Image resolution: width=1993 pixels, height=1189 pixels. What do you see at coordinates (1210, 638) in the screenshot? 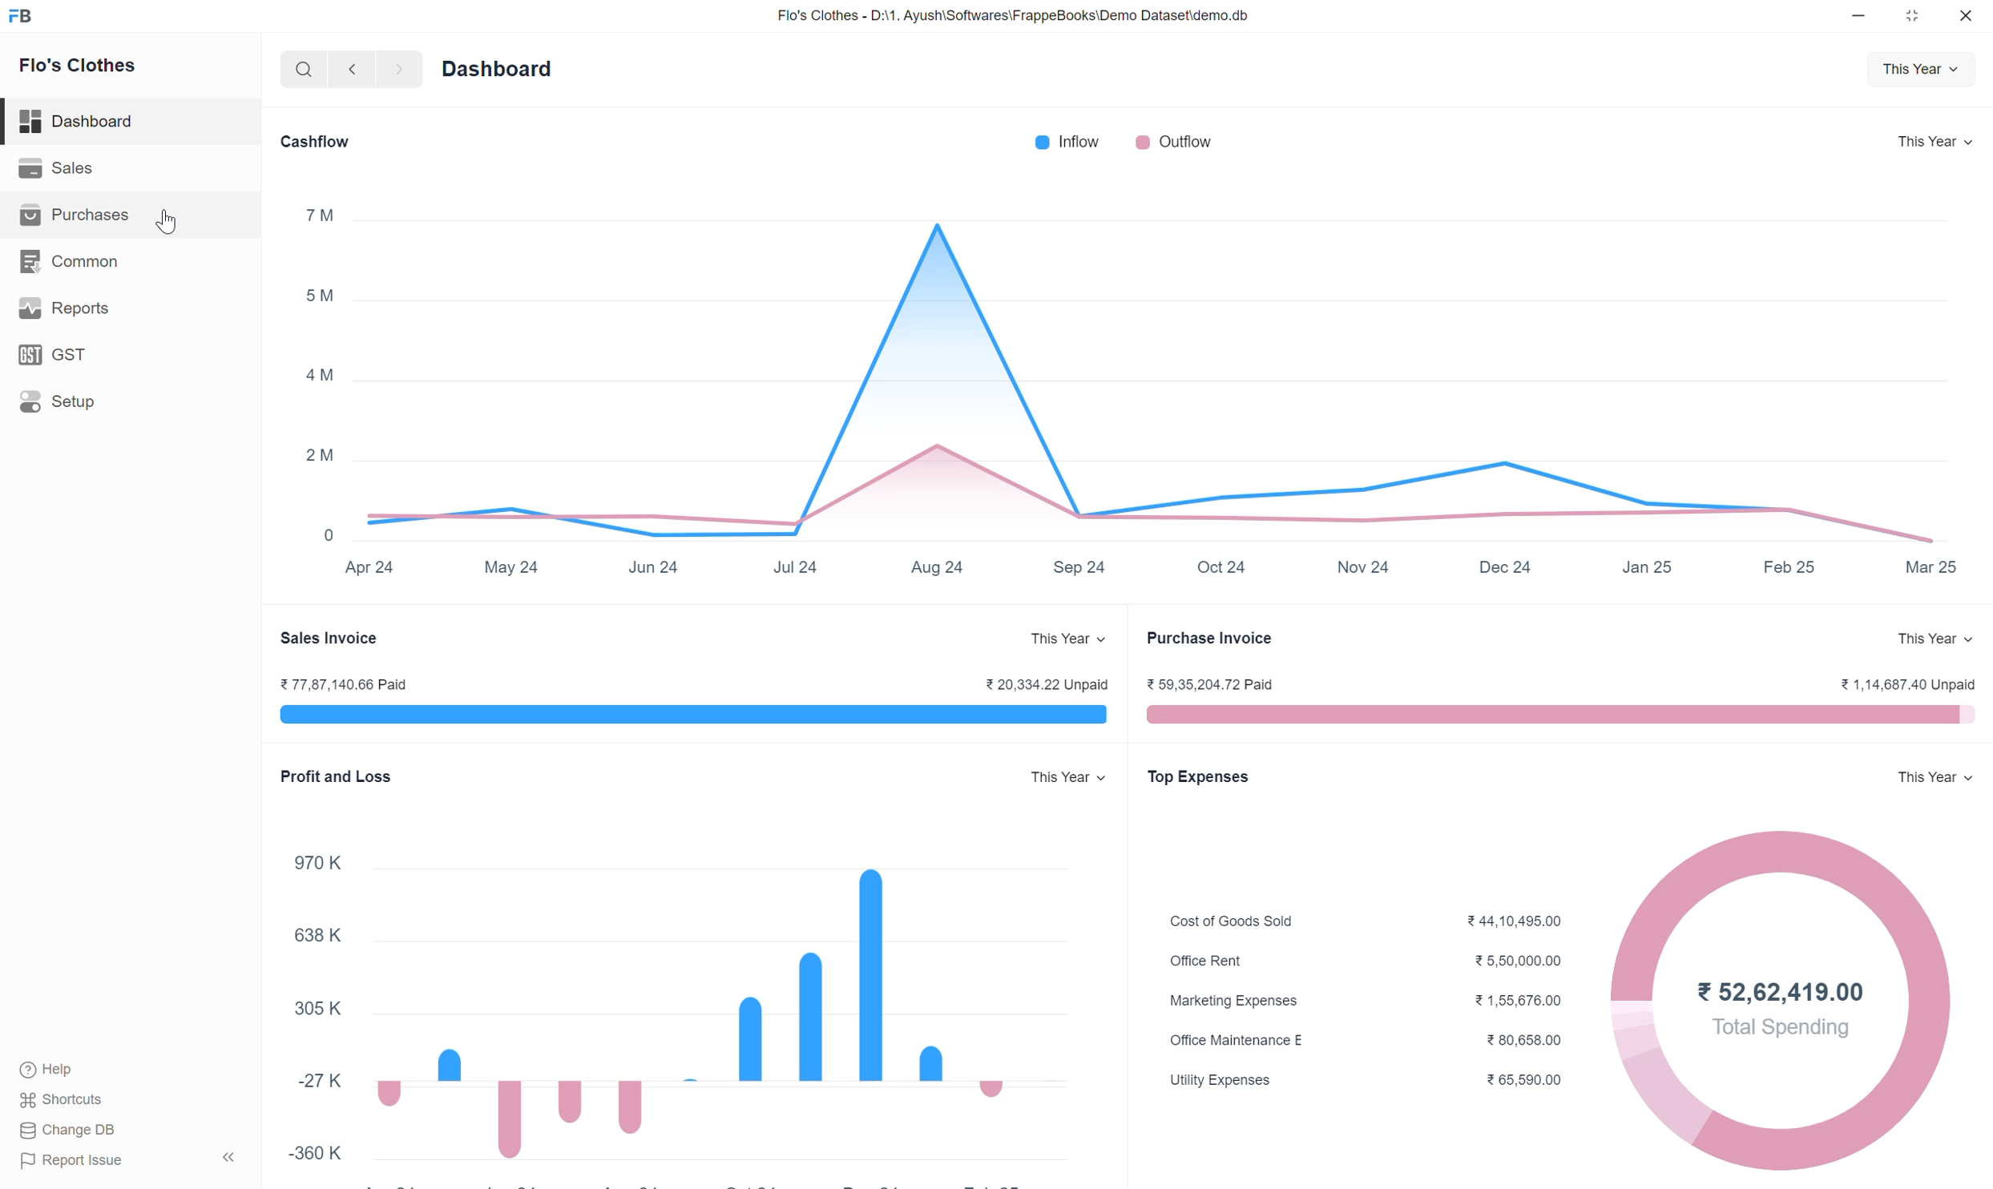
I see `Purchase Invoice` at bounding box center [1210, 638].